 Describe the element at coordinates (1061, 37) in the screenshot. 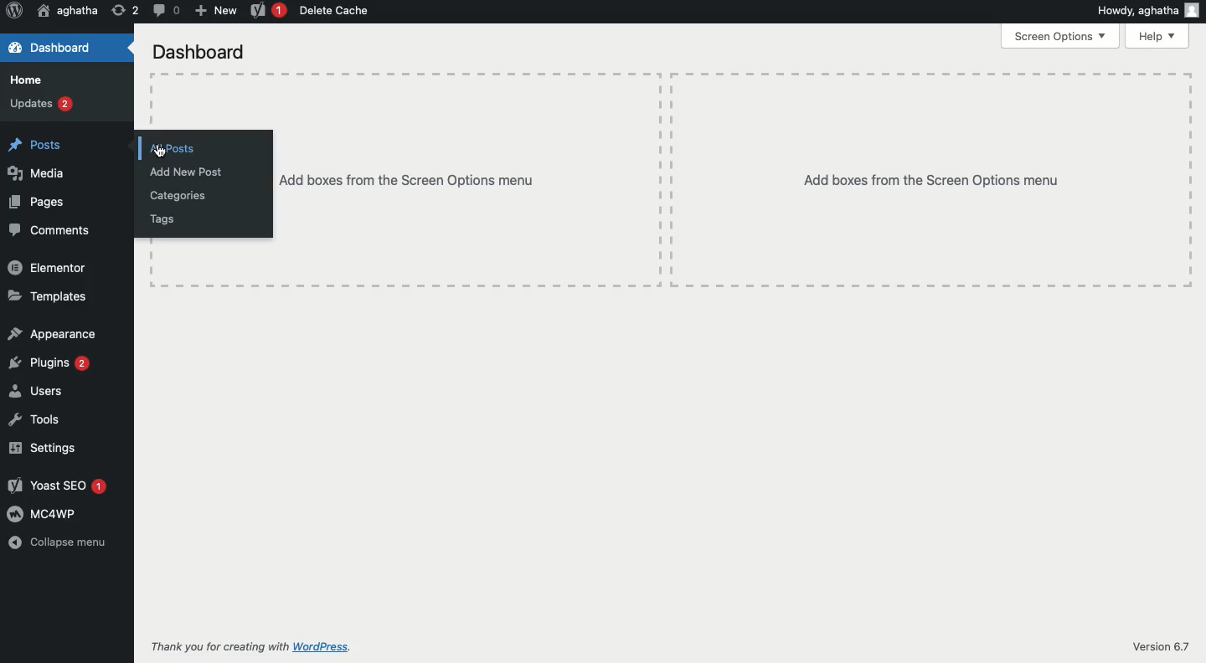

I see `Screen options` at that location.